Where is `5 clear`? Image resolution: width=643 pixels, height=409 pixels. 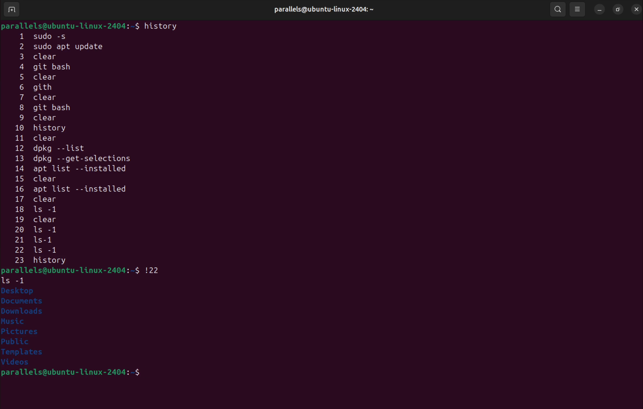 5 clear is located at coordinates (42, 77).